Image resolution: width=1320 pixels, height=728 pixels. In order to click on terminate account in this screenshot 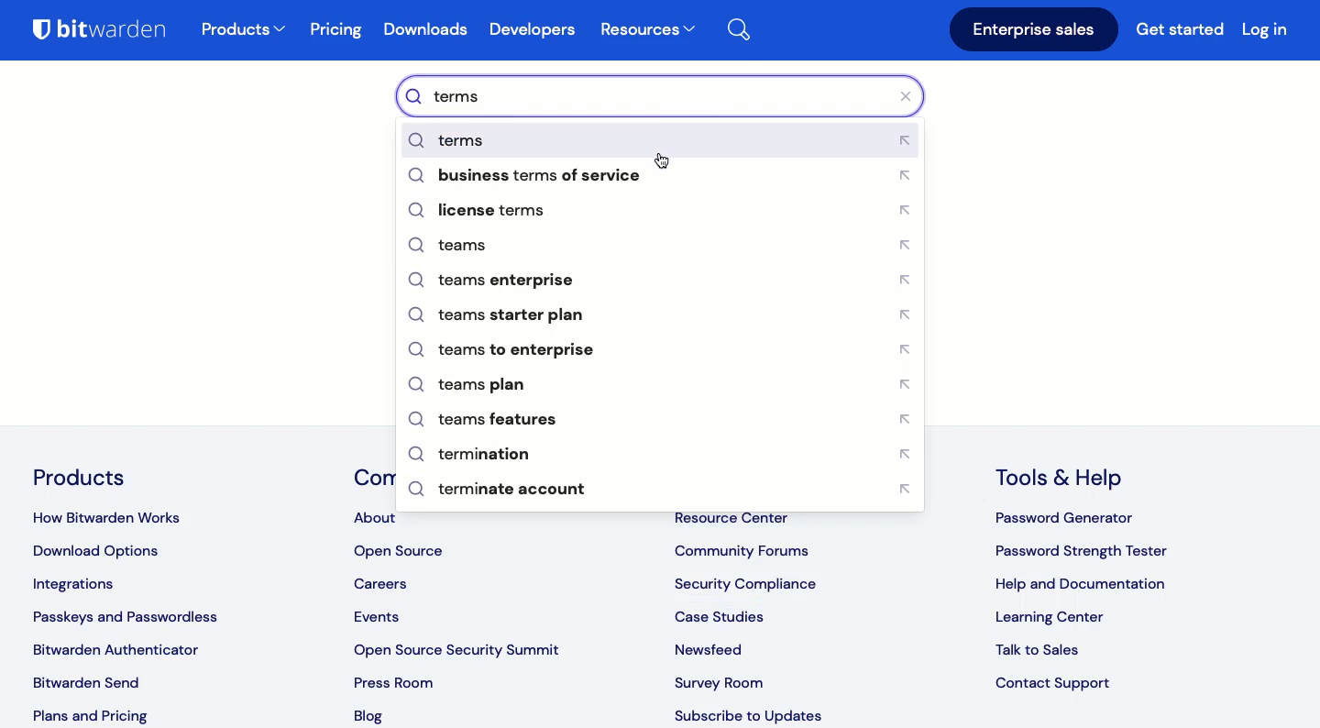, I will do `click(661, 490)`.